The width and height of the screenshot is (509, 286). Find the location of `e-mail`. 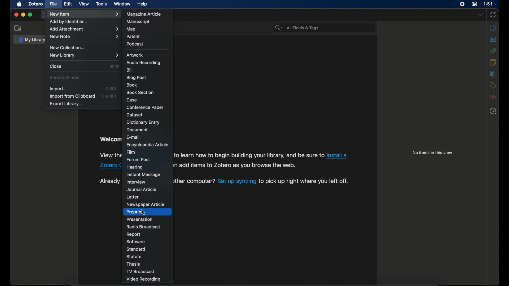

e-mail is located at coordinates (134, 137).